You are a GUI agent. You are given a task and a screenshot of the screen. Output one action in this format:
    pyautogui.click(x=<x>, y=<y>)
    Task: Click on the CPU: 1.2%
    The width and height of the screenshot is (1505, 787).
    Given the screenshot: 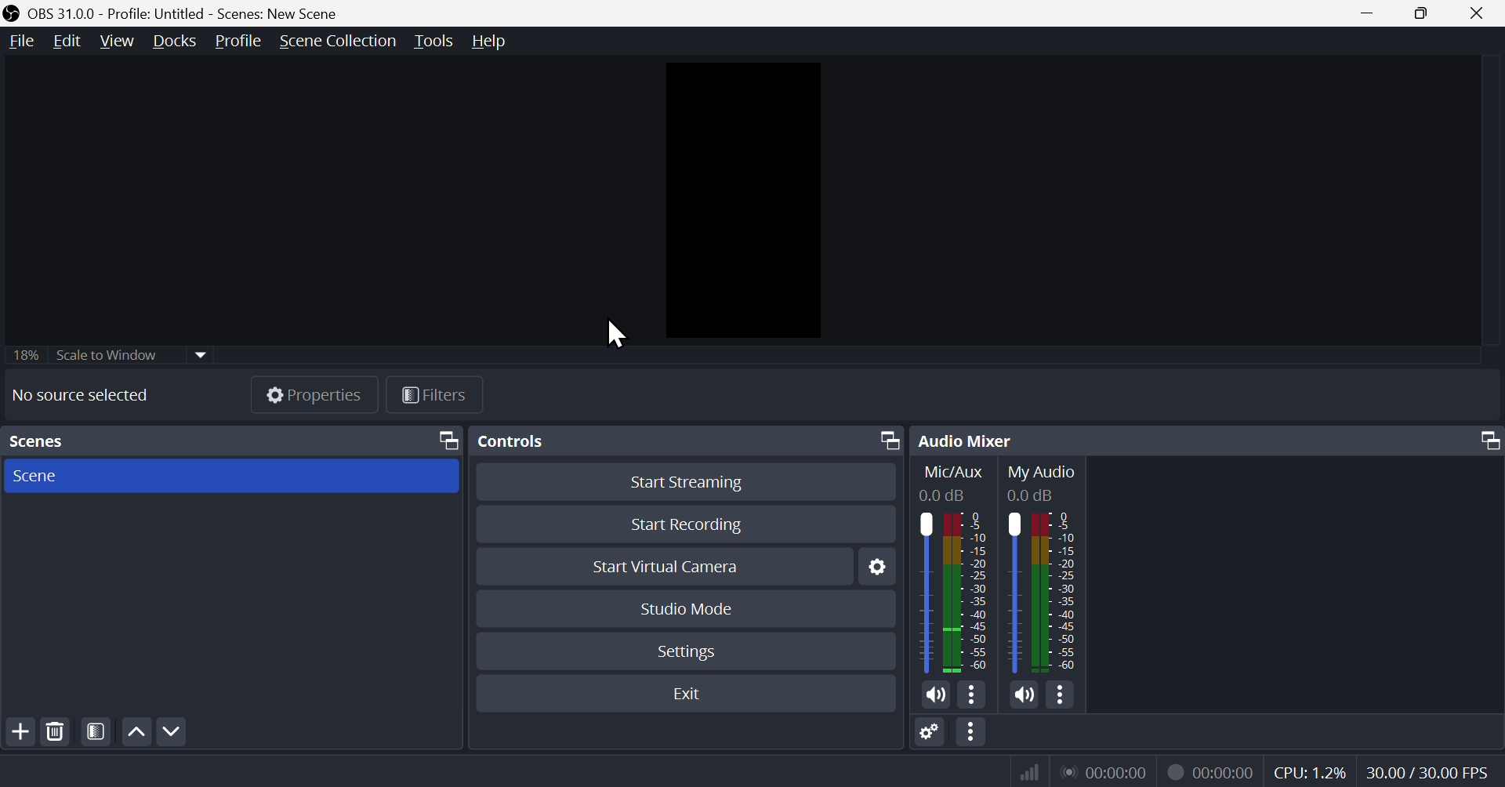 What is the action you would take?
    pyautogui.click(x=1315, y=770)
    